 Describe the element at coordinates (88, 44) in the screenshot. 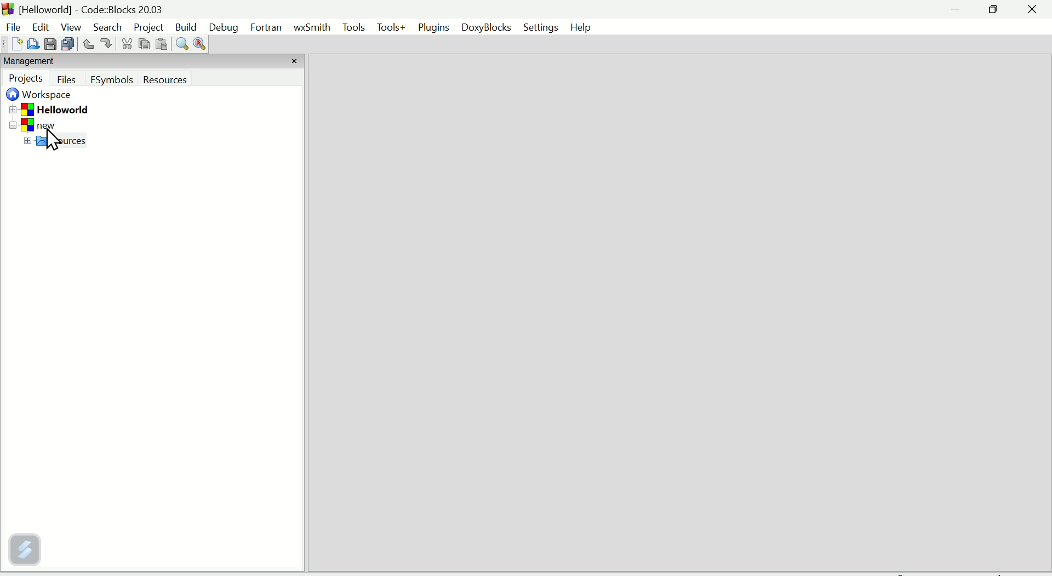

I see `` at that location.